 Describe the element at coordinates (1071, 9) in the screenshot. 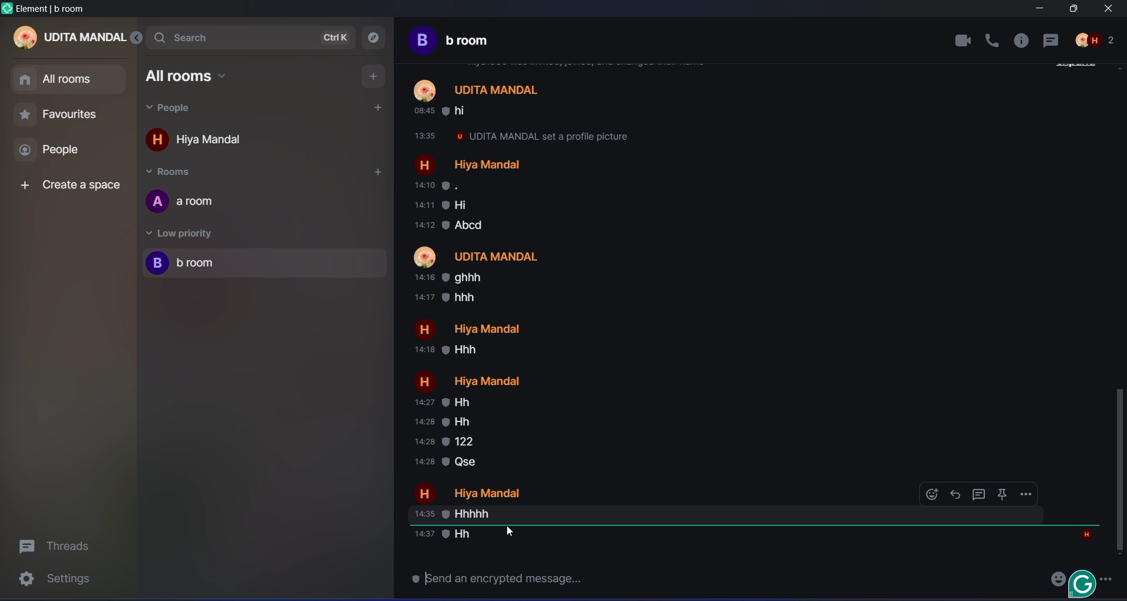

I see `Maximize ` at that location.